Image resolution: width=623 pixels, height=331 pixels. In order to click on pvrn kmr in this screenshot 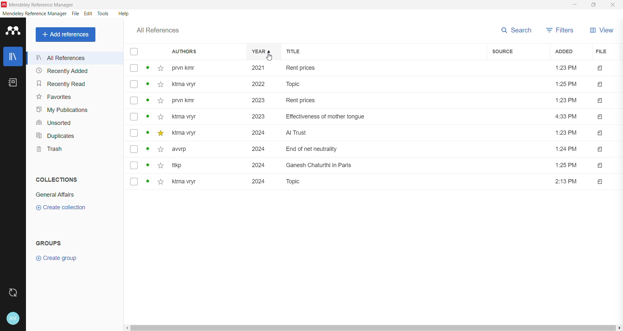, I will do `click(185, 102)`.